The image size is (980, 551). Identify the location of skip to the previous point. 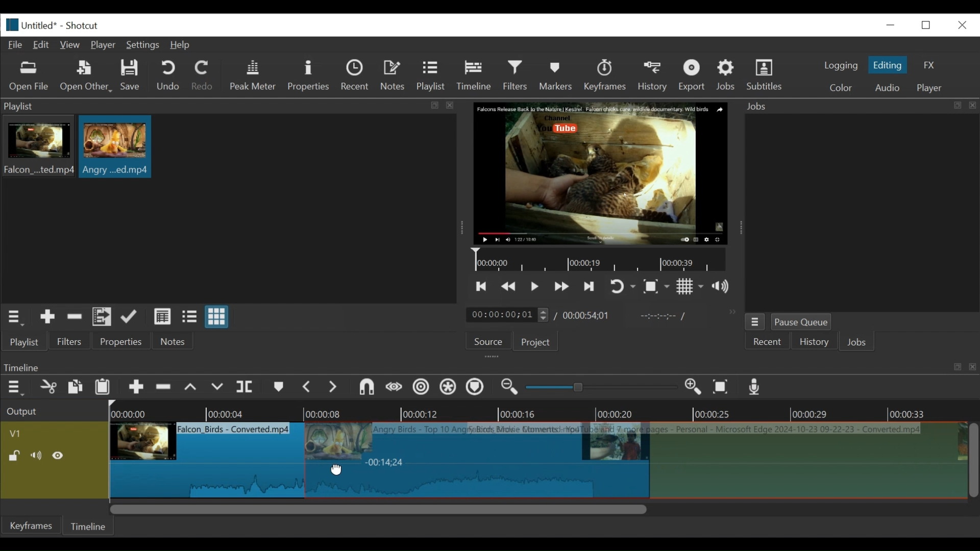
(481, 287).